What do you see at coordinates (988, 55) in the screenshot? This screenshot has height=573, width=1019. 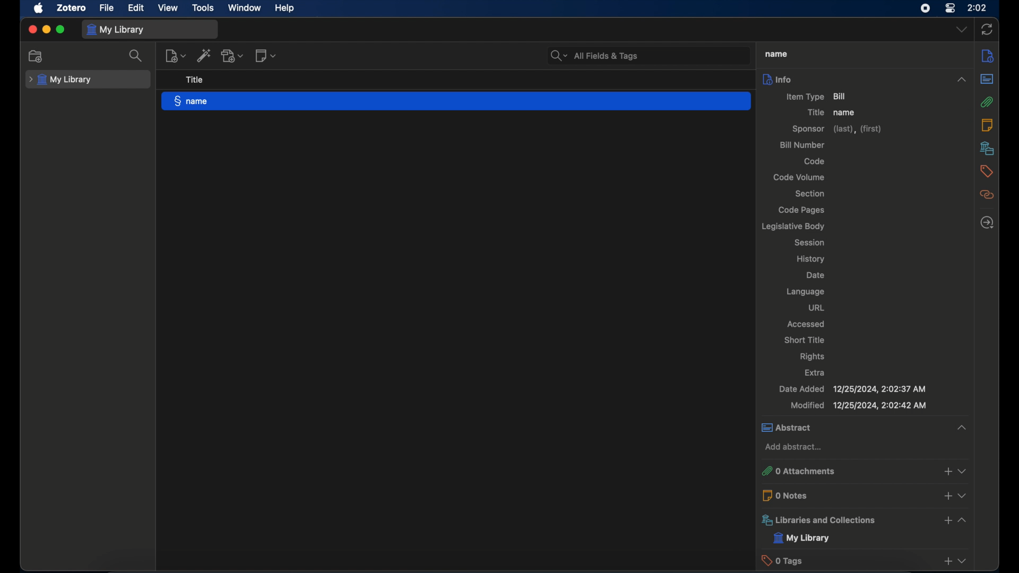 I see `info` at bounding box center [988, 55].